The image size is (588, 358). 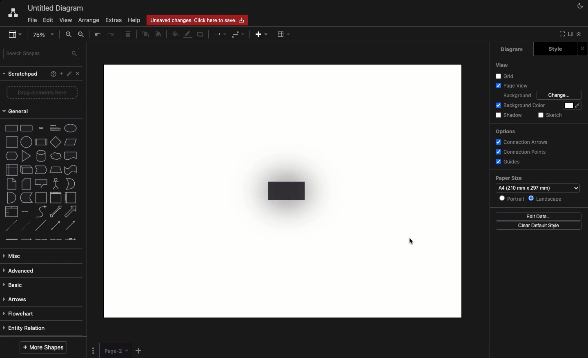 I want to click on Zoom out, so click(x=81, y=34).